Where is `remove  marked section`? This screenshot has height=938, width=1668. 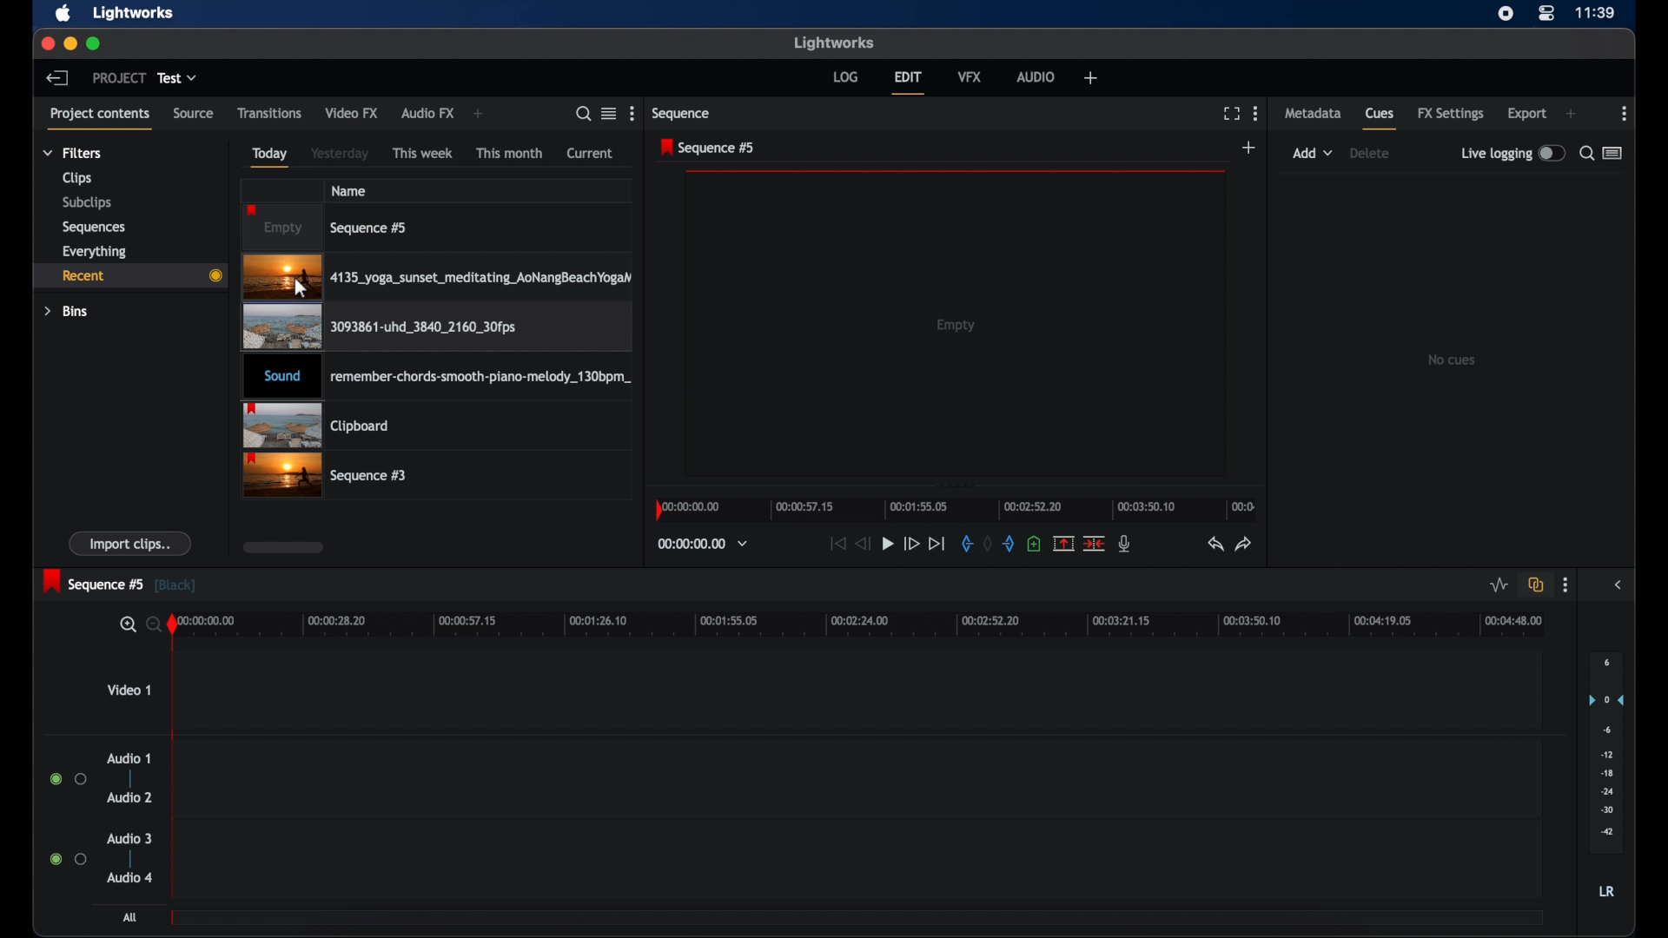
remove  marked section is located at coordinates (1063, 544).